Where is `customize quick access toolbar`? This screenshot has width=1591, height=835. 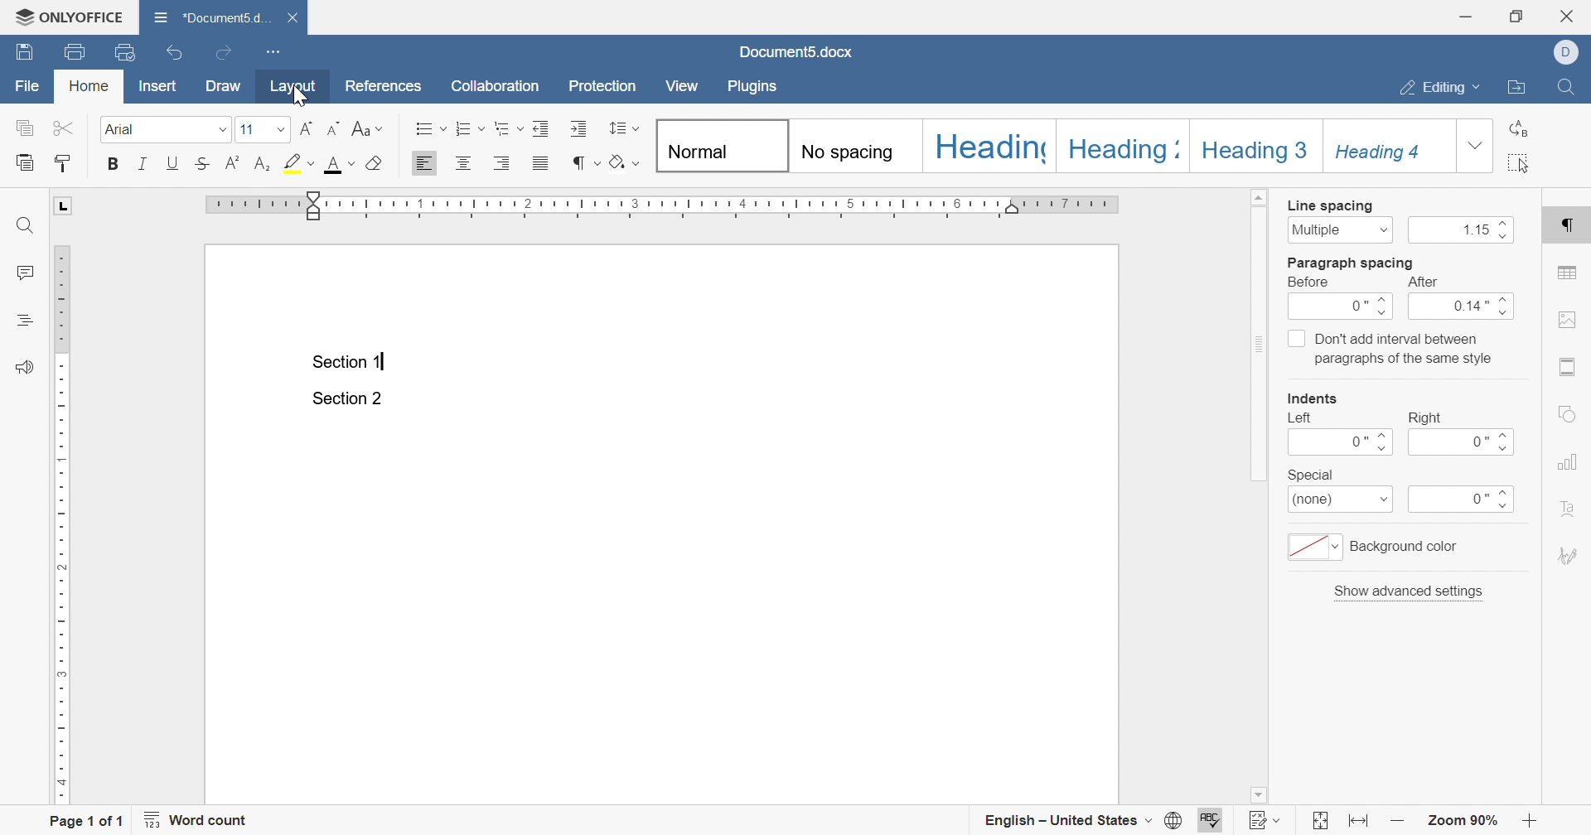
customize quick access toolbar is located at coordinates (276, 53).